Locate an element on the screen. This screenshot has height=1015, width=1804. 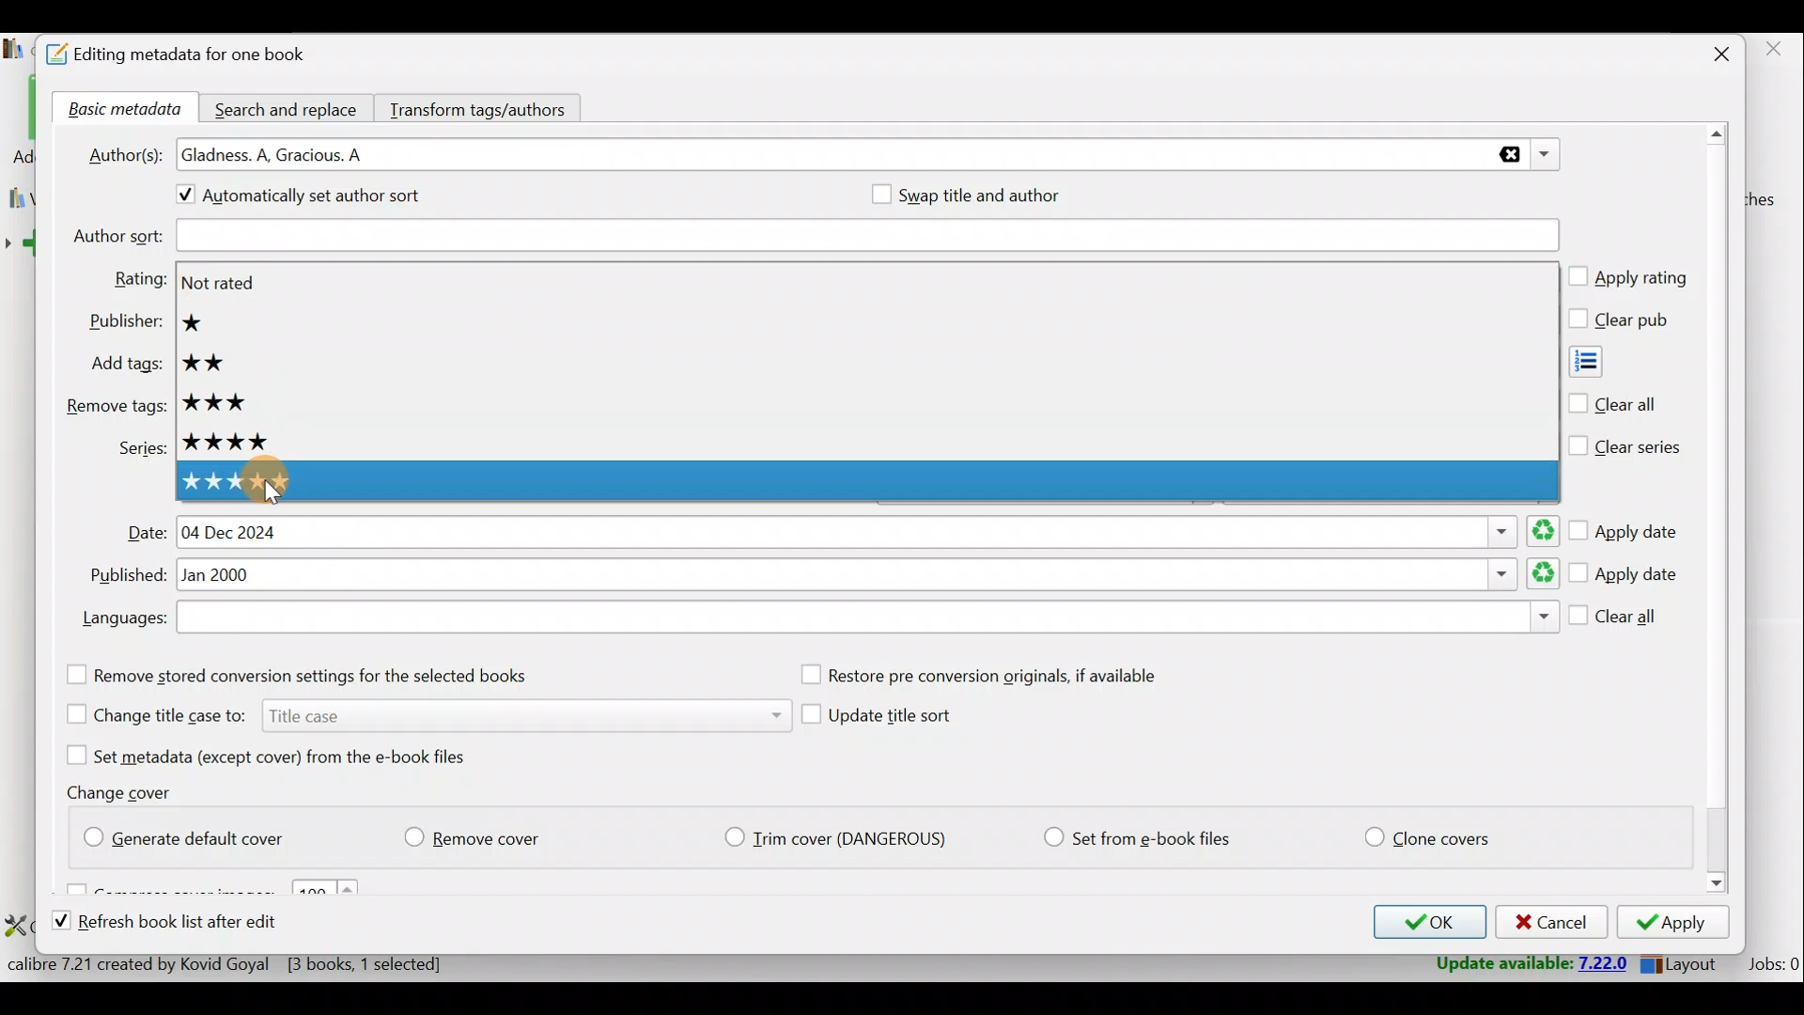
OK is located at coordinates (1424, 922).